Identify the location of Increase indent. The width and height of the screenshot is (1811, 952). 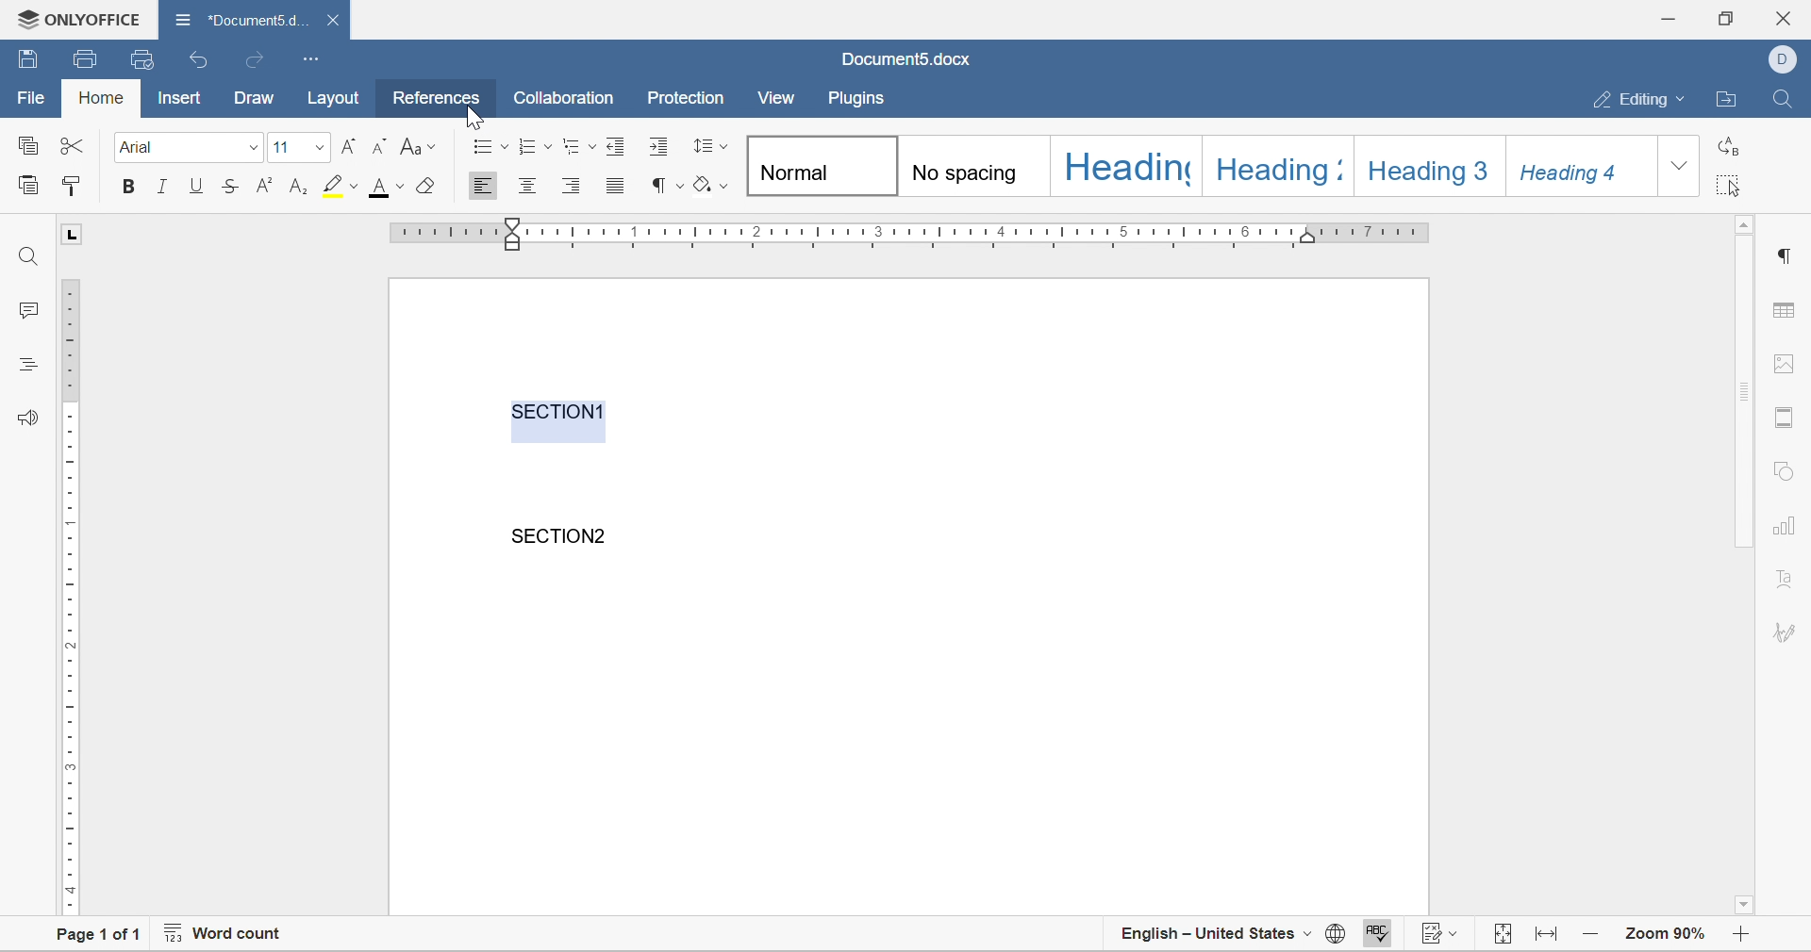
(660, 146).